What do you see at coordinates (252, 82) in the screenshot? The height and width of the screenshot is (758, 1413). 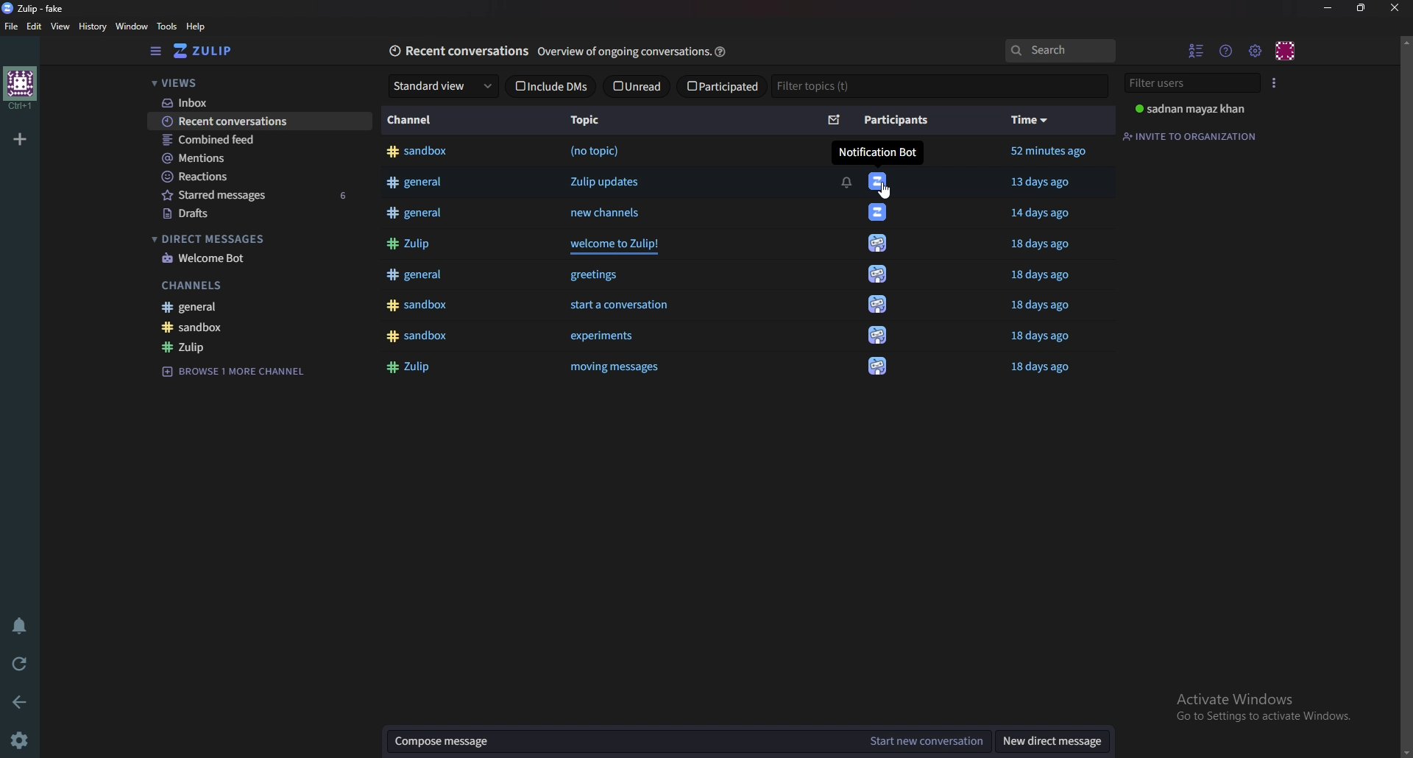 I see `views` at bounding box center [252, 82].